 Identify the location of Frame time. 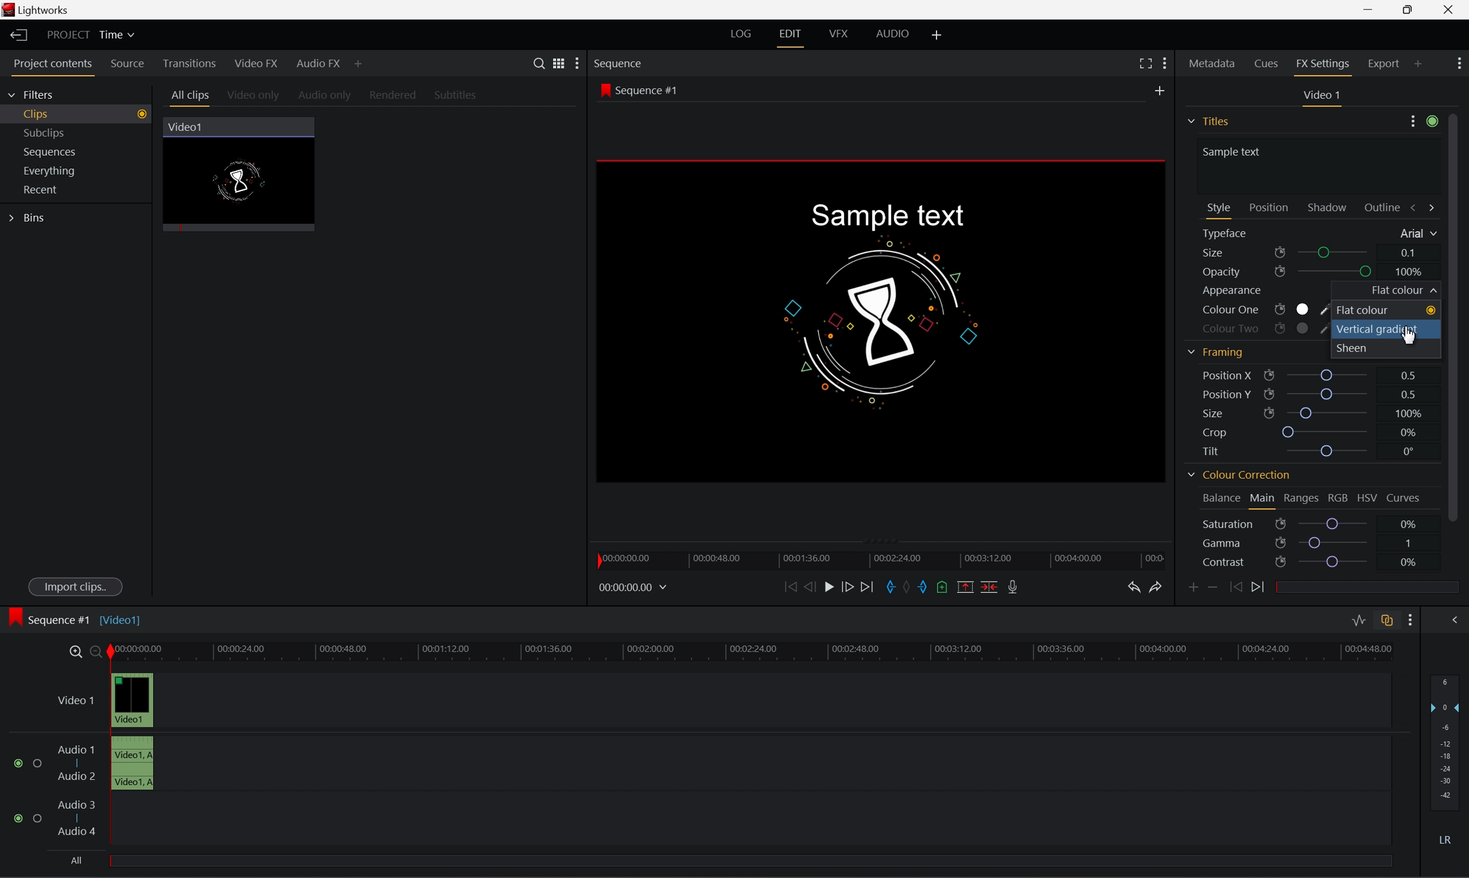
(634, 586).